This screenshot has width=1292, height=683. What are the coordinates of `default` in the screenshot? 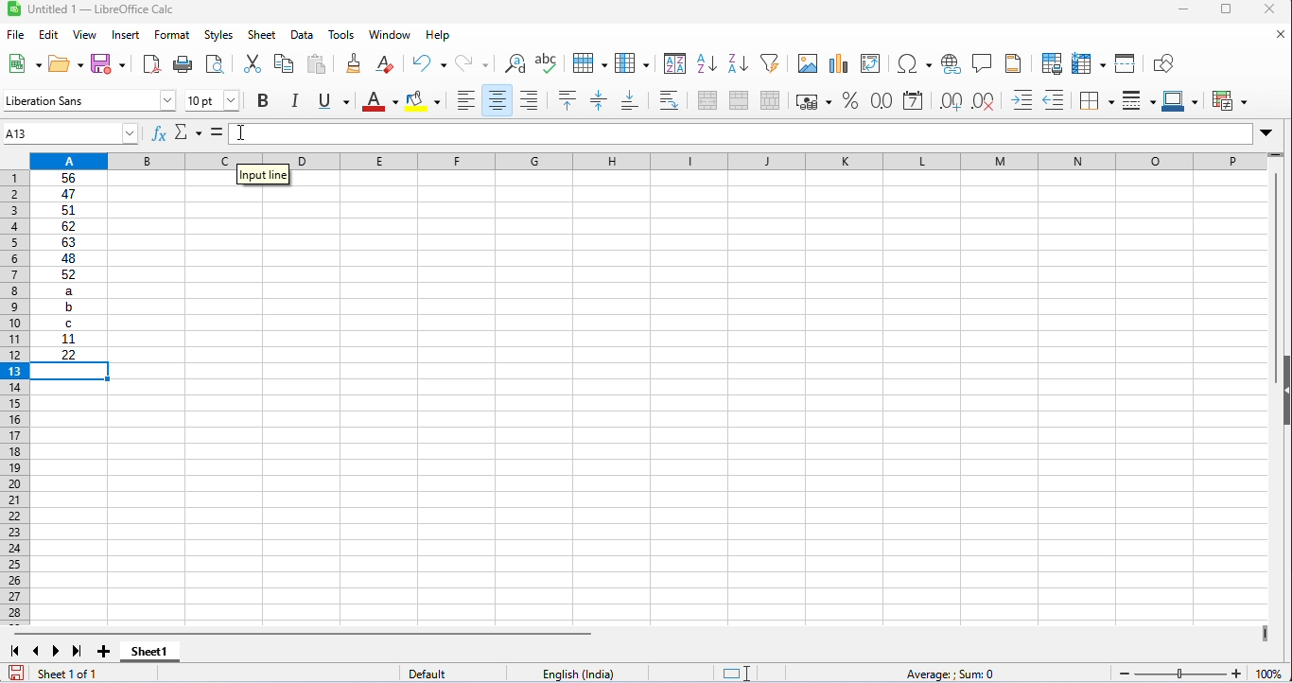 It's located at (452, 673).